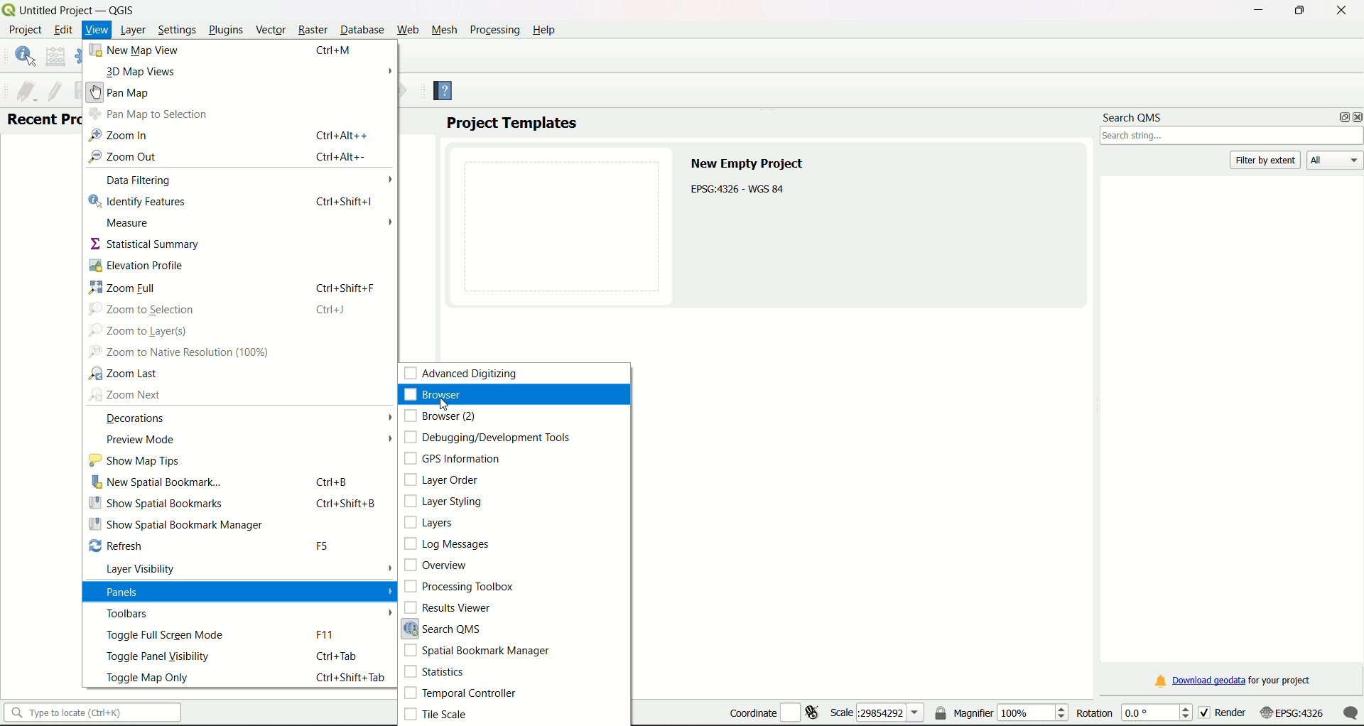  Describe the element at coordinates (347, 504) in the screenshot. I see `Ctrl+Shift+B` at that location.